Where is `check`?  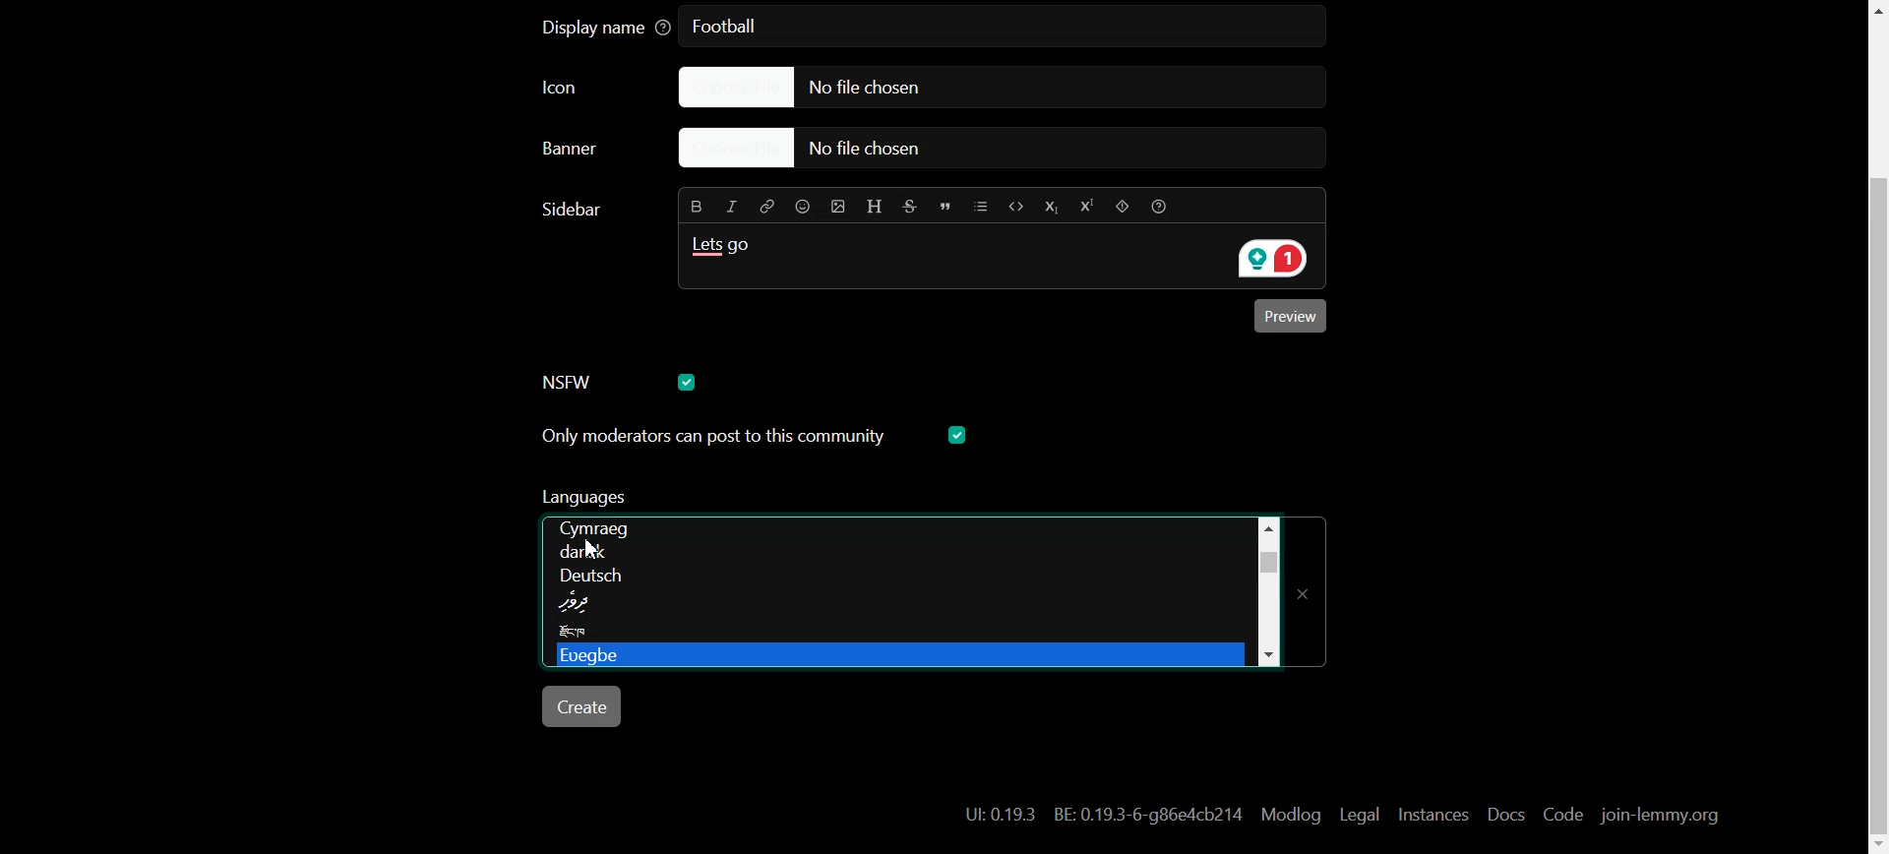 check is located at coordinates (690, 381).